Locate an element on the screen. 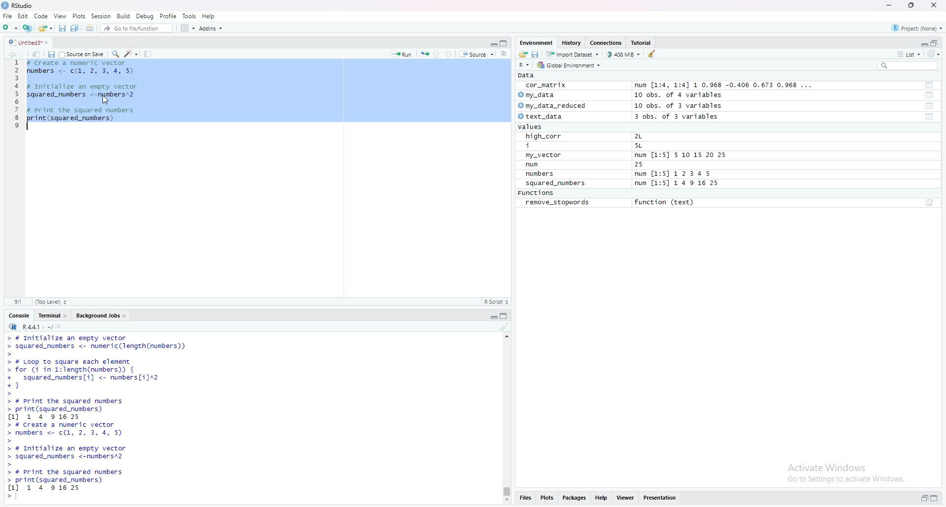  high_corr is located at coordinates (544, 136).